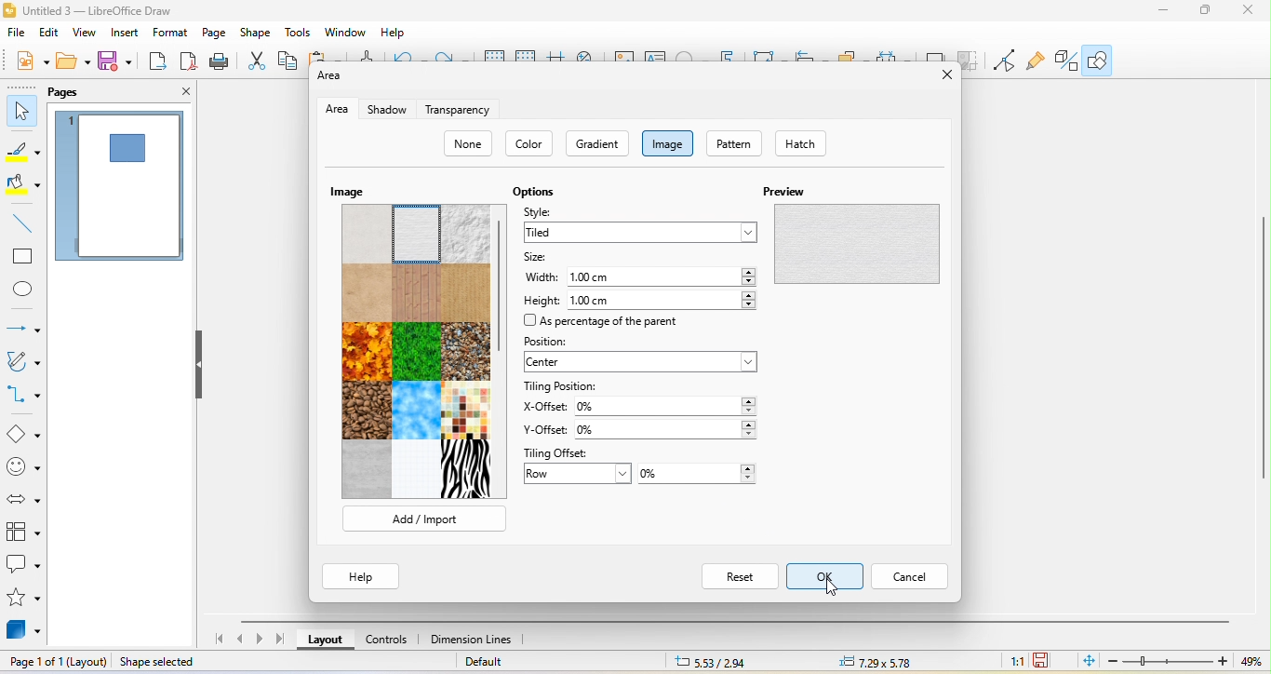 Image resolution: width=1271 pixels, height=674 pixels. What do you see at coordinates (542, 299) in the screenshot?
I see `height` at bounding box center [542, 299].